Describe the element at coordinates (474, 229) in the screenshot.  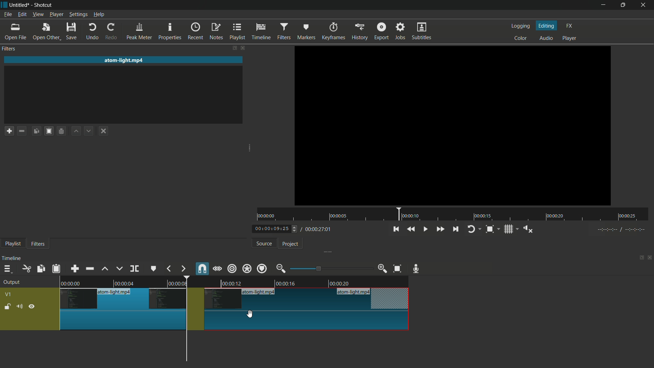
I see `toggle player looping` at that location.